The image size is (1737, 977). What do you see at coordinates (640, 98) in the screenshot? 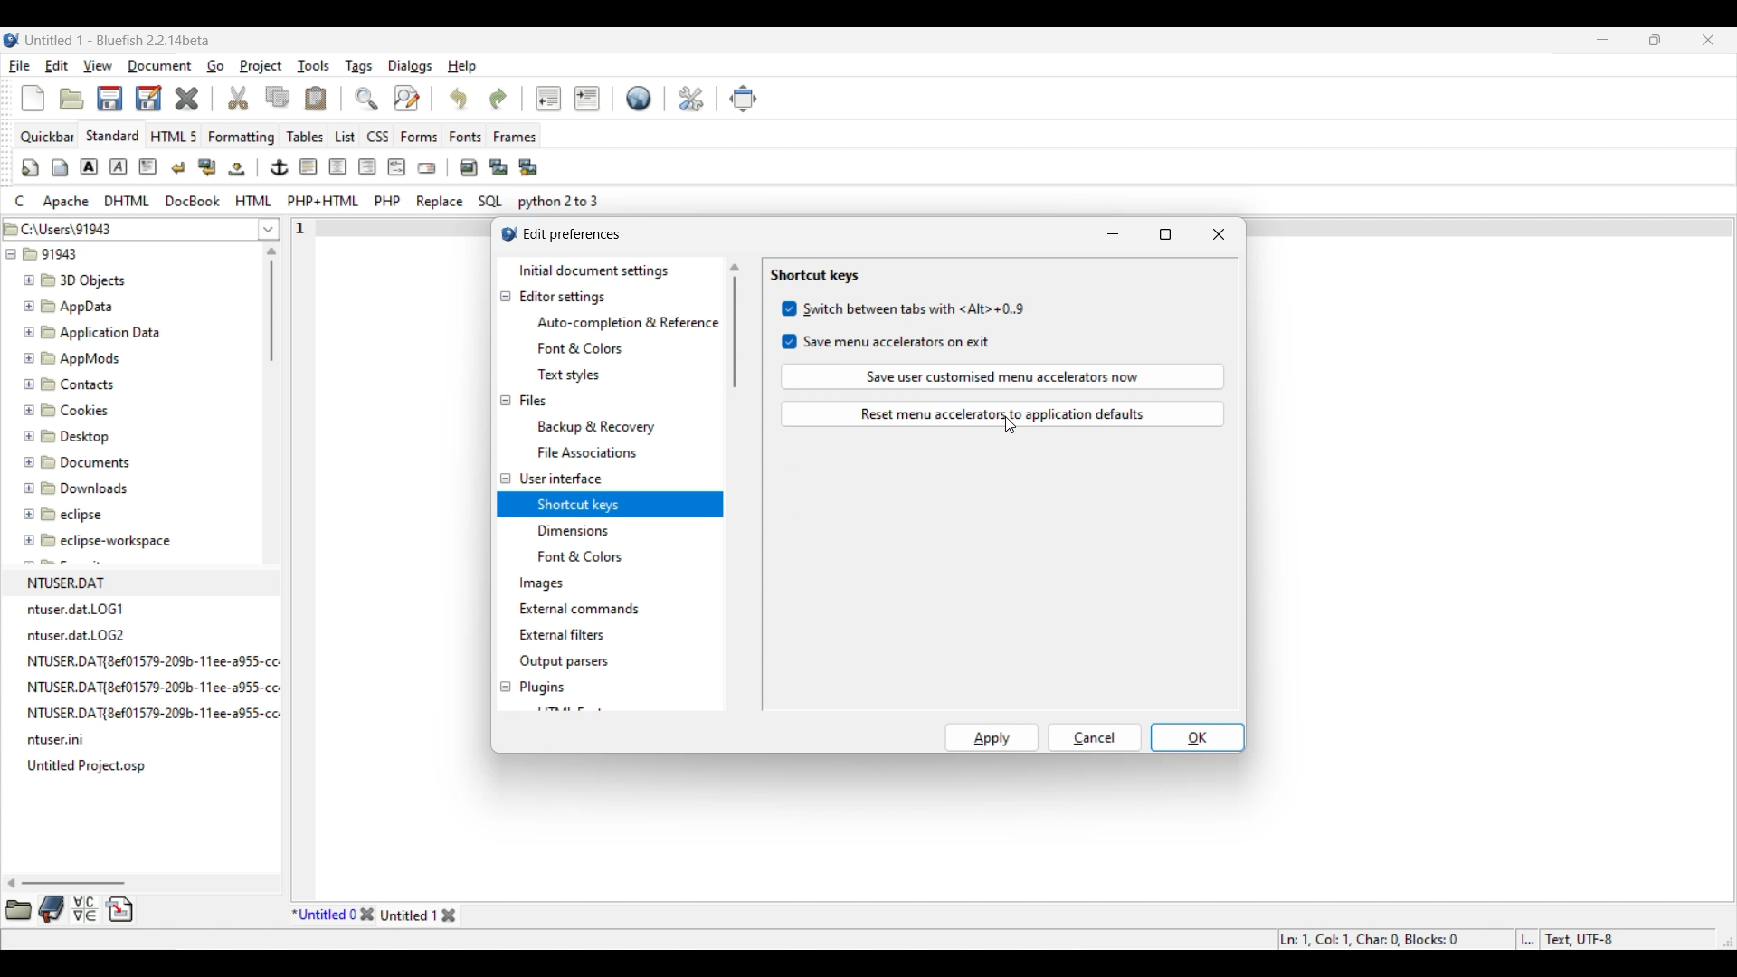
I see `Default settings` at bounding box center [640, 98].